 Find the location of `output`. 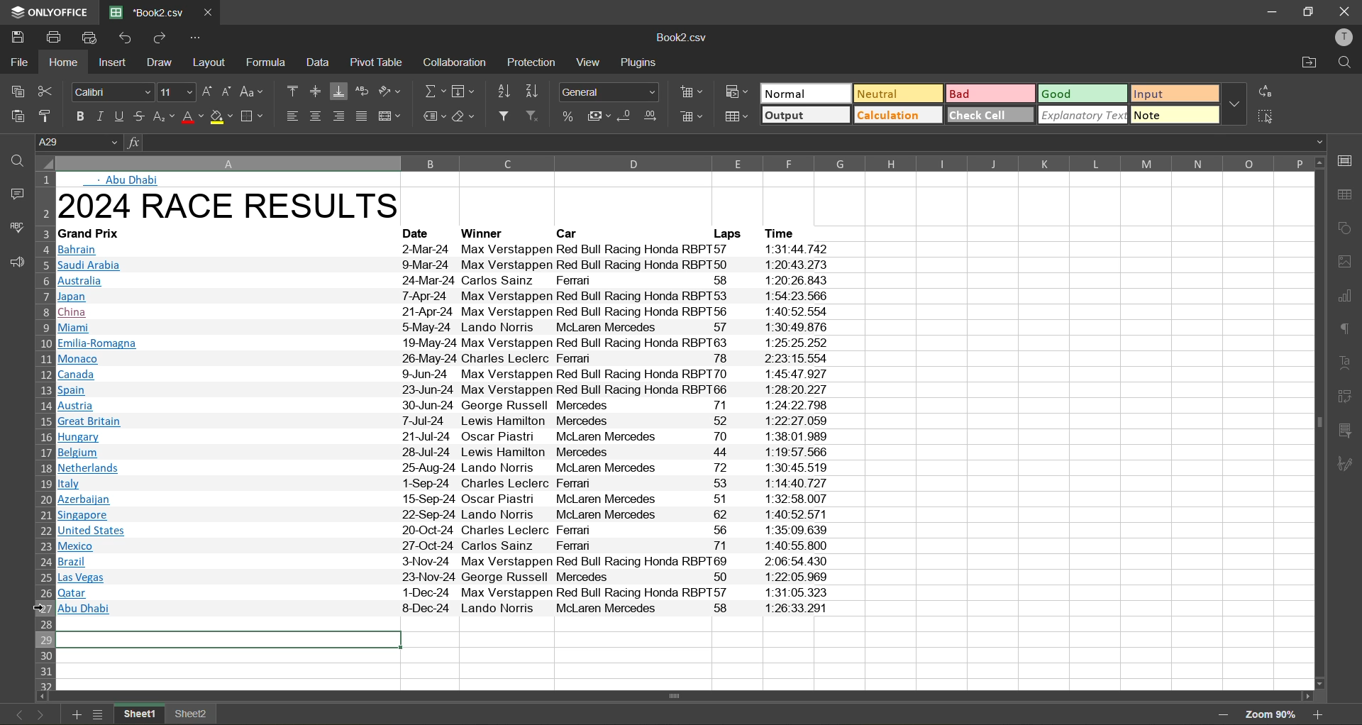

output is located at coordinates (806, 116).